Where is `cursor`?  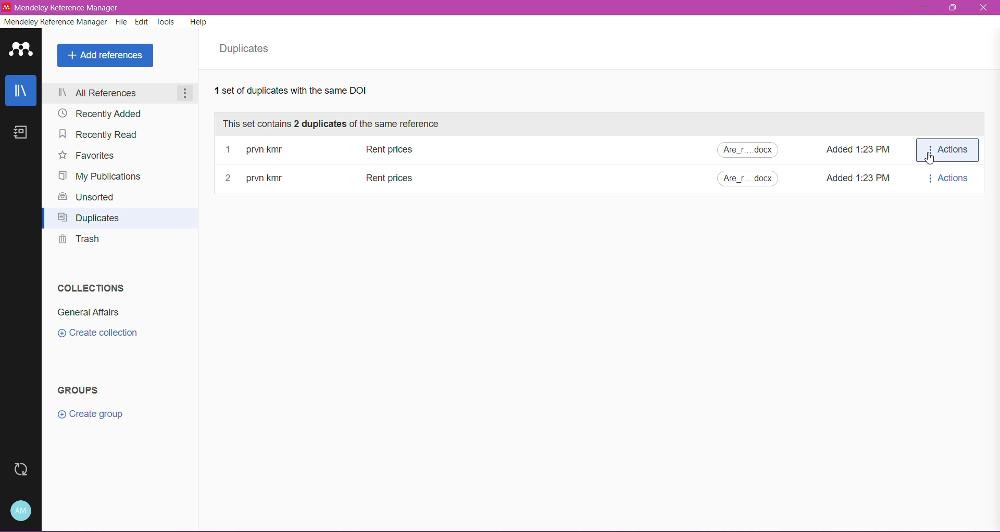
cursor is located at coordinates (929, 158).